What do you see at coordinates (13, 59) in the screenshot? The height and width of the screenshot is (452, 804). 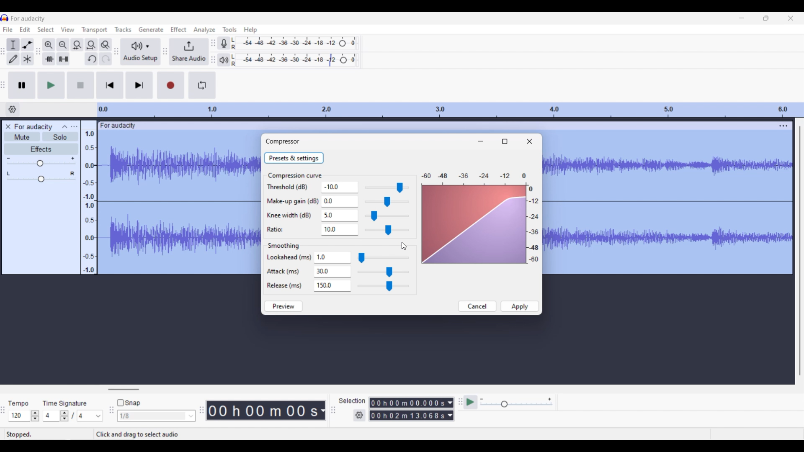 I see `Draw tool` at bounding box center [13, 59].